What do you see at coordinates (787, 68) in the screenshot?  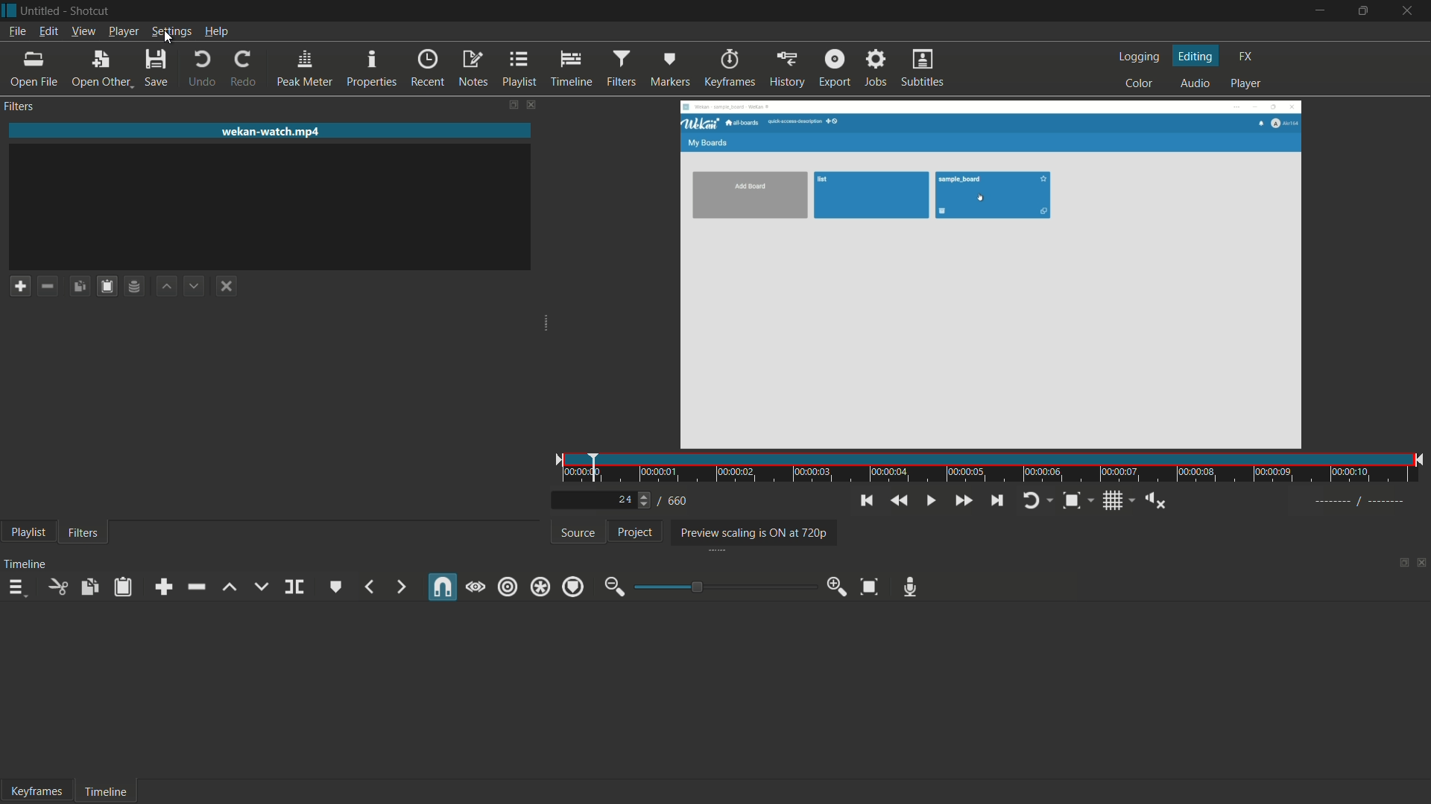 I see `history` at bounding box center [787, 68].